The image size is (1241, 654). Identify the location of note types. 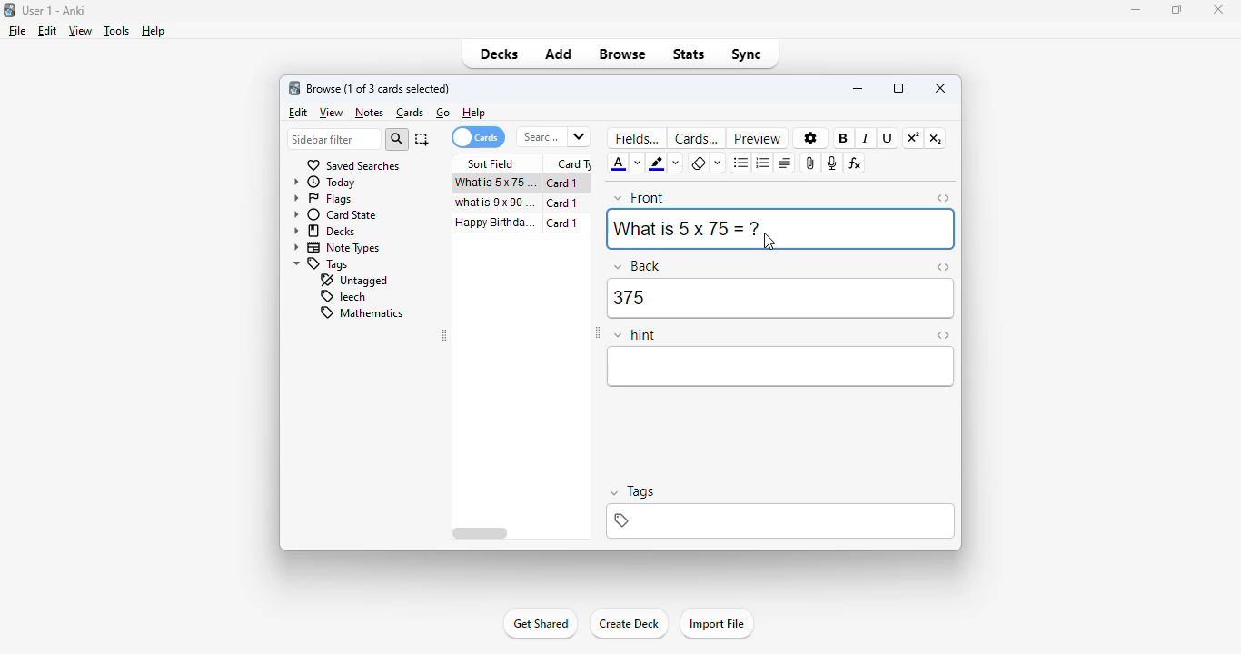
(334, 248).